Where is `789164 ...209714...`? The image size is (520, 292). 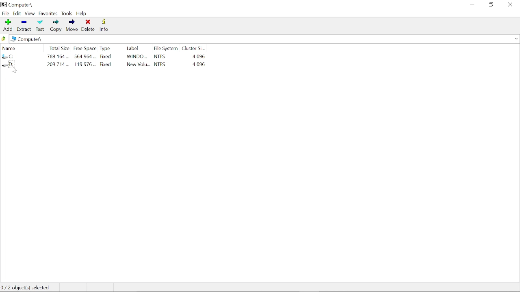
789164 ...209714... is located at coordinates (58, 61).